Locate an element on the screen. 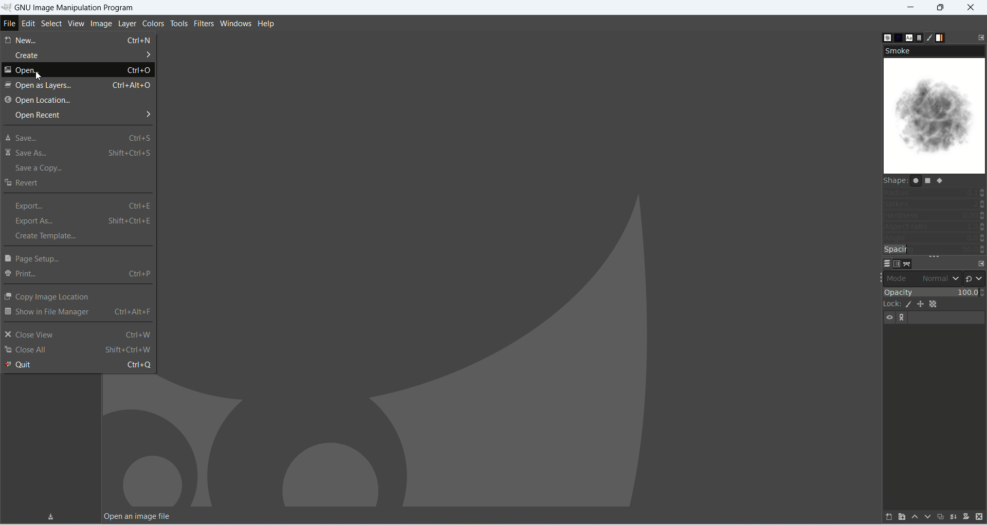 This screenshot has width=987, height=525. print is located at coordinates (77, 274).